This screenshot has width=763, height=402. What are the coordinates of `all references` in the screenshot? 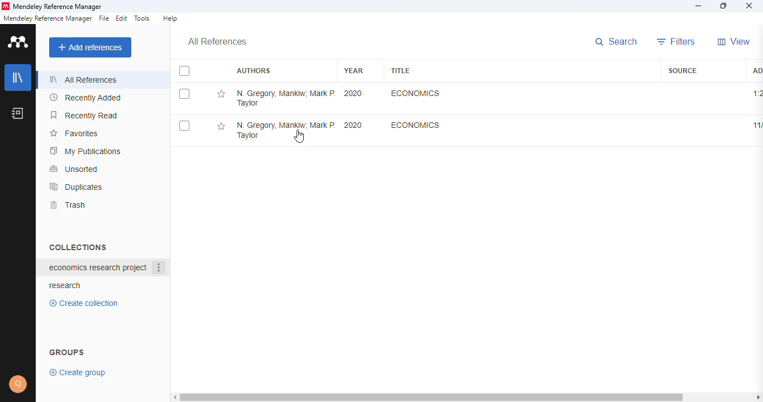 It's located at (217, 42).